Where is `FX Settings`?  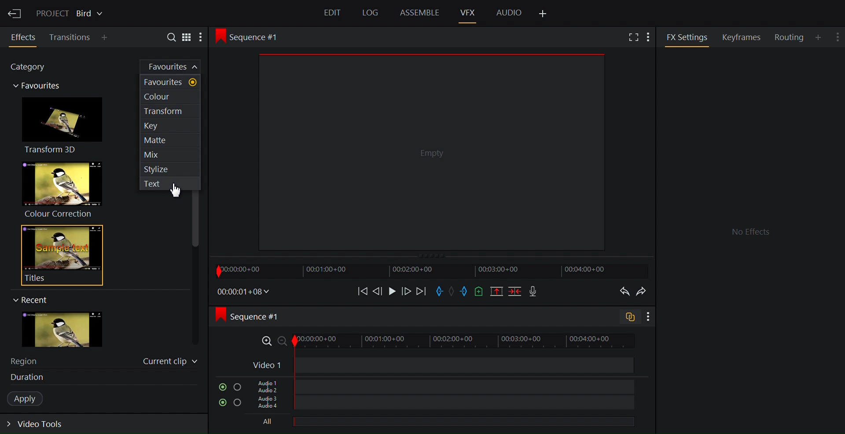
FX Settings is located at coordinates (687, 37).